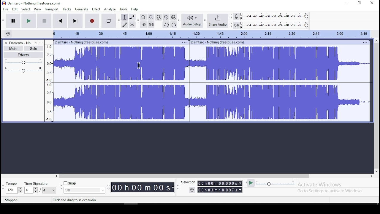 This screenshot has height=214, width=380. Describe the element at coordinates (218, 42) in the screenshot. I see `Damtaro-Nothing (freehouse.com)` at that location.